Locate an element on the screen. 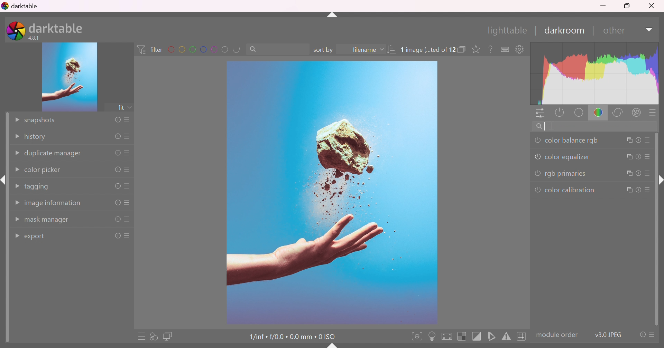 Image resolution: width=664 pixels, height=348 pixels. toggle gamut checking is located at coordinates (507, 337).